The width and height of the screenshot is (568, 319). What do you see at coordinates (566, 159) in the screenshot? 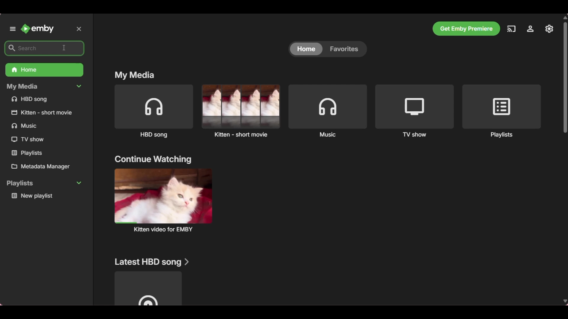
I see `Vertical slide bar` at bounding box center [566, 159].